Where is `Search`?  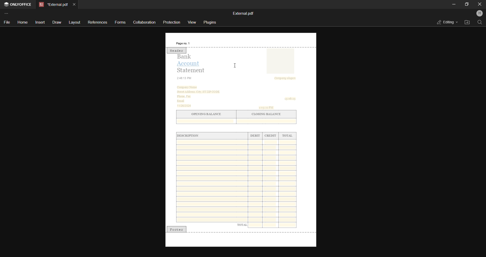
Search is located at coordinates (479, 22).